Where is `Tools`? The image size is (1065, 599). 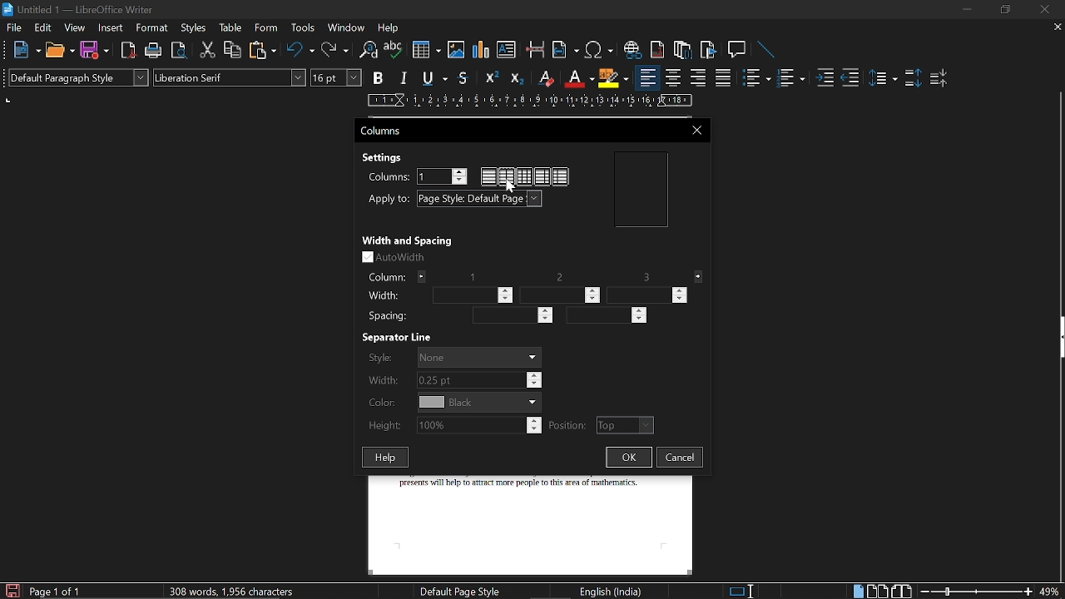 Tools is located at coordinates (303, 27).